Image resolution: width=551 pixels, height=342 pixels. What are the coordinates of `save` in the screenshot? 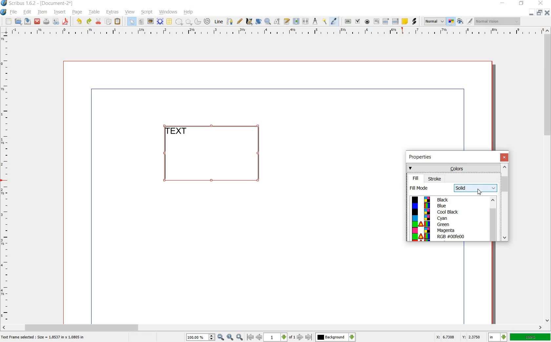 It's located at (28, 21).